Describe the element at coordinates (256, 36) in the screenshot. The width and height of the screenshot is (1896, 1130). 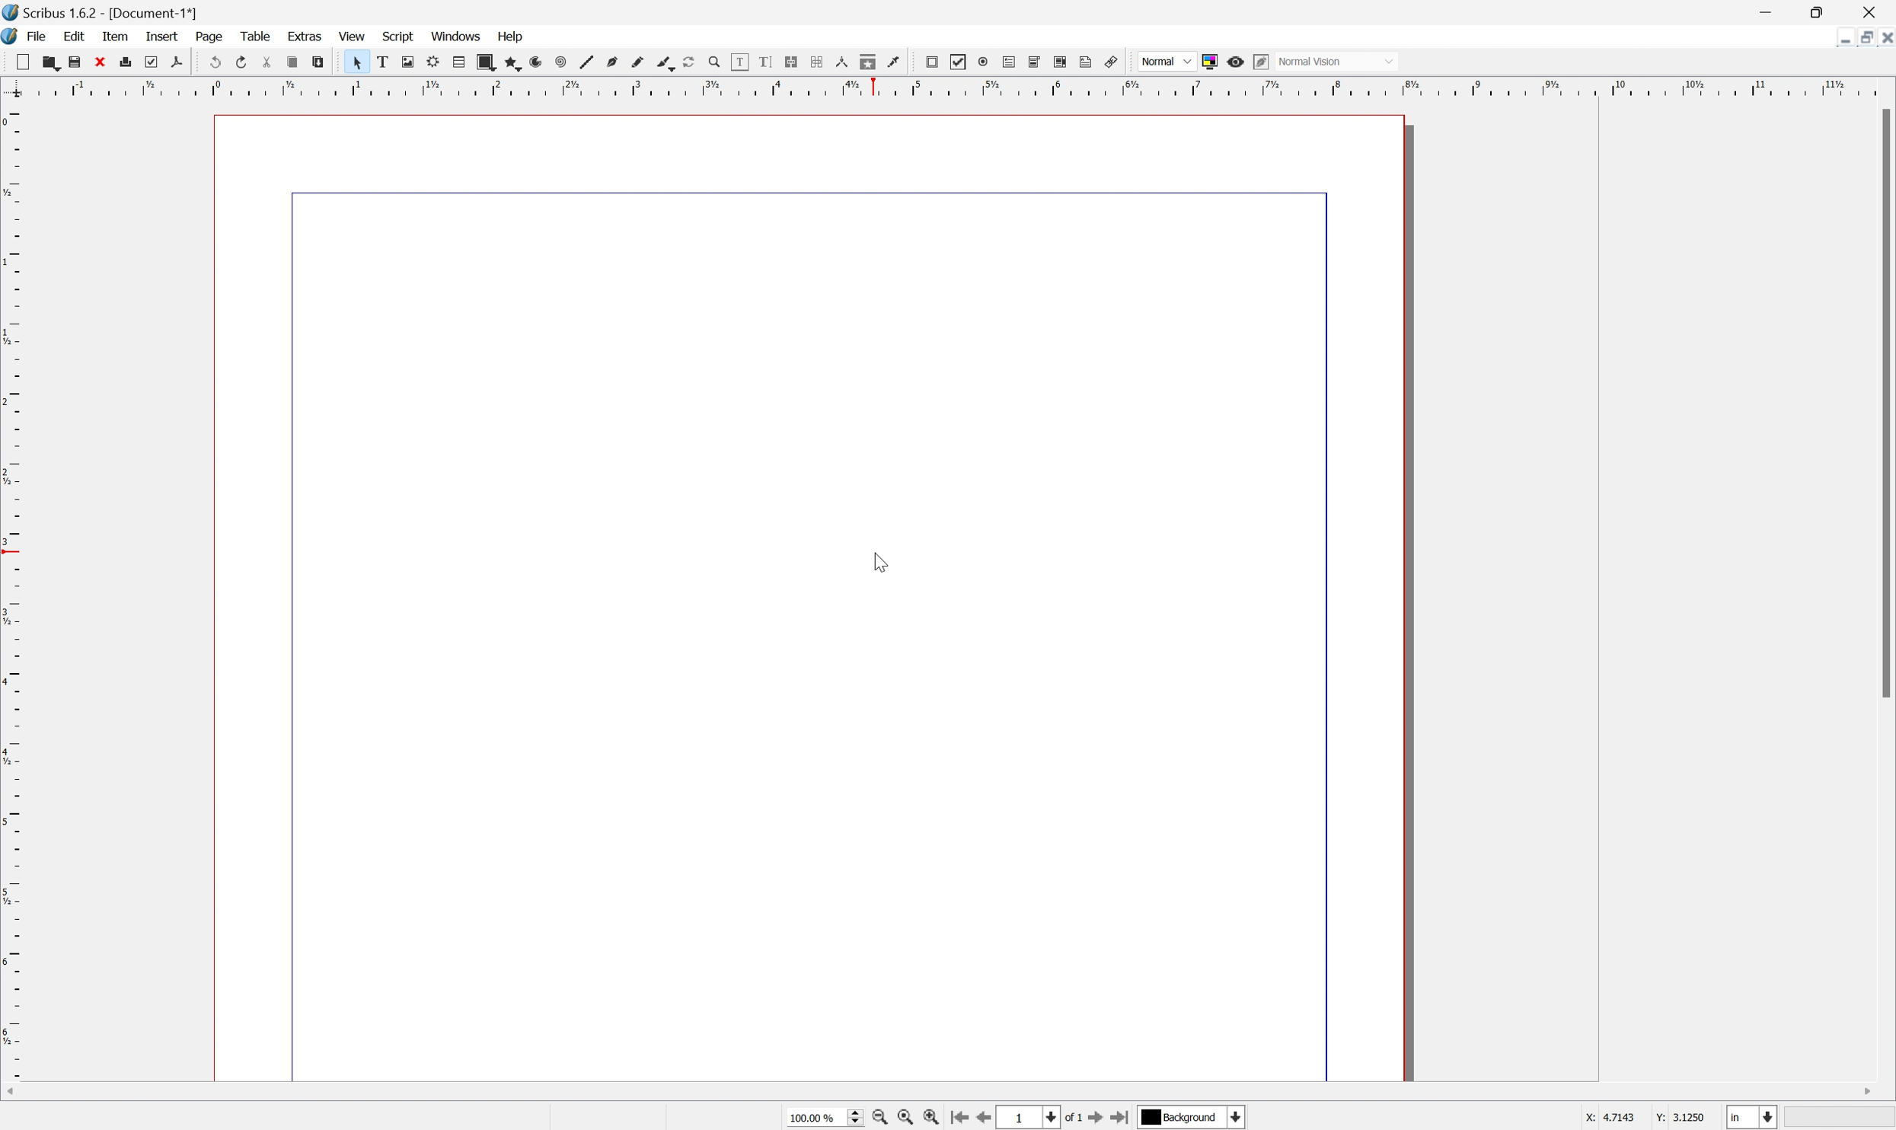
I see `table` at that location.